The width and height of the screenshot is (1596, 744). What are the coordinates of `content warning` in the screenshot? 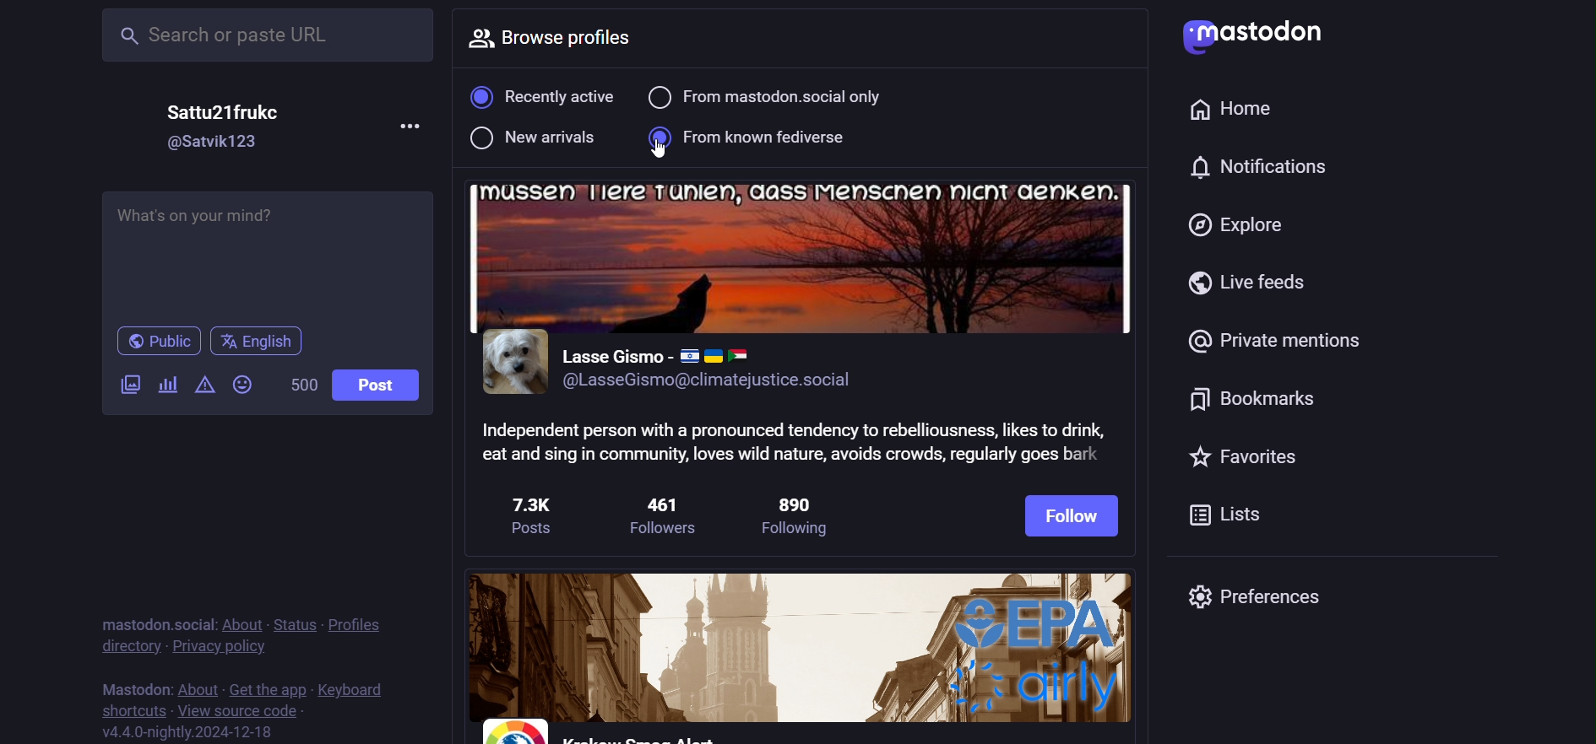 It's located at (204, 382).